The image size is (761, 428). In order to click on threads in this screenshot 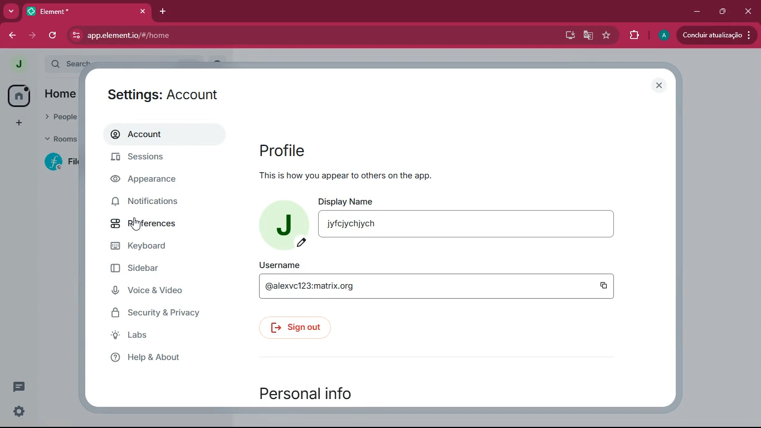, I will do `click(19, 387)`.